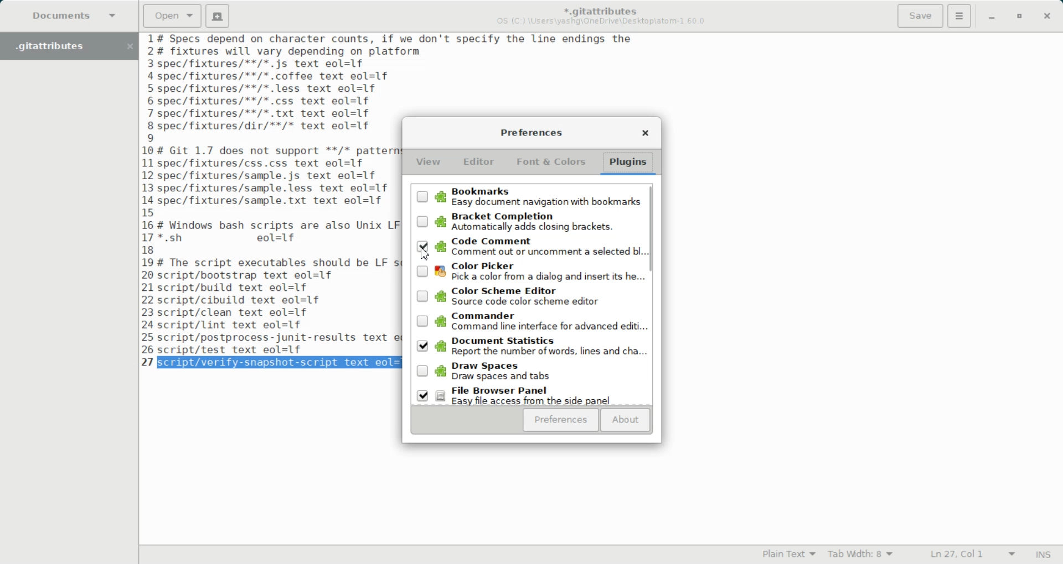 This screenshot has height=564, width=1063. I want to click on View, so click(429, 163).